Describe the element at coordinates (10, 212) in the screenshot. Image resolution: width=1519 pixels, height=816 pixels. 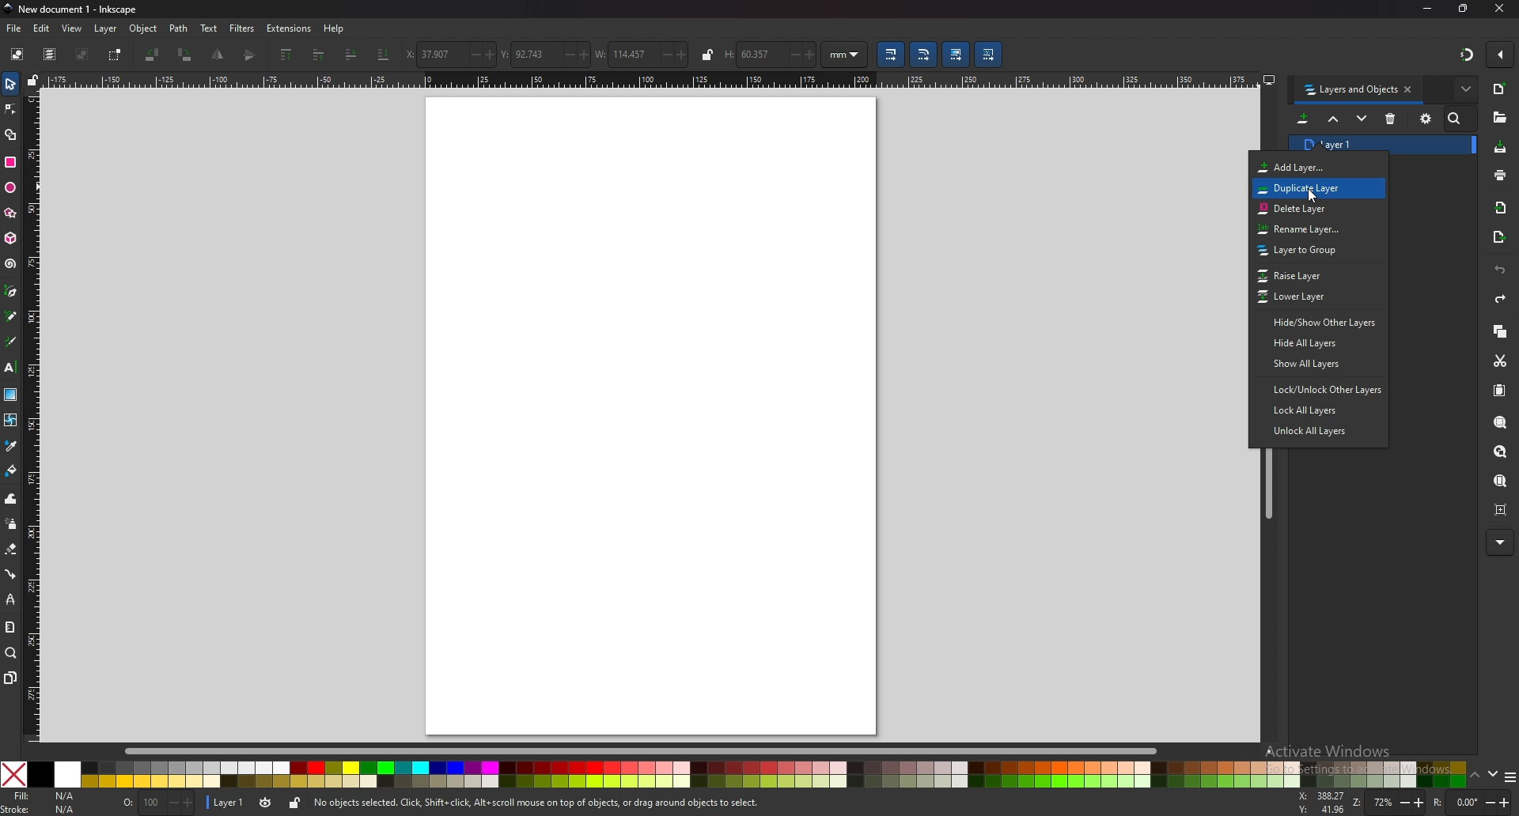
I see `stars and polygons` at that location.